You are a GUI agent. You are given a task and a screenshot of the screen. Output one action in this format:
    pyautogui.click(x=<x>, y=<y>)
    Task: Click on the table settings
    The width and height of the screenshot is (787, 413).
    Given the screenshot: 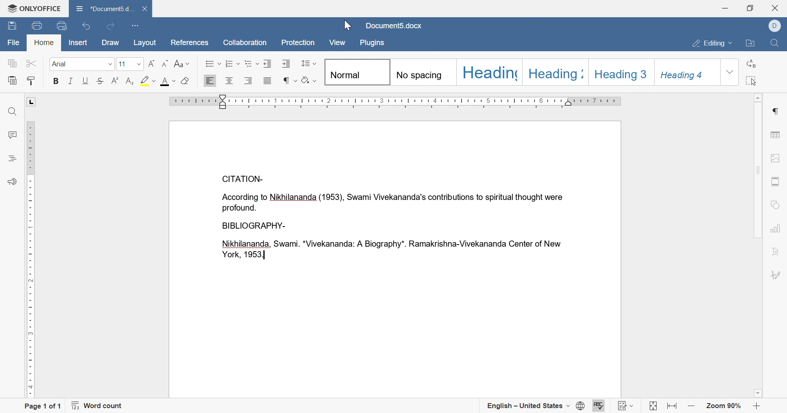 What is the action you would take?
    pyautogui.click(x=776, y=134)
    